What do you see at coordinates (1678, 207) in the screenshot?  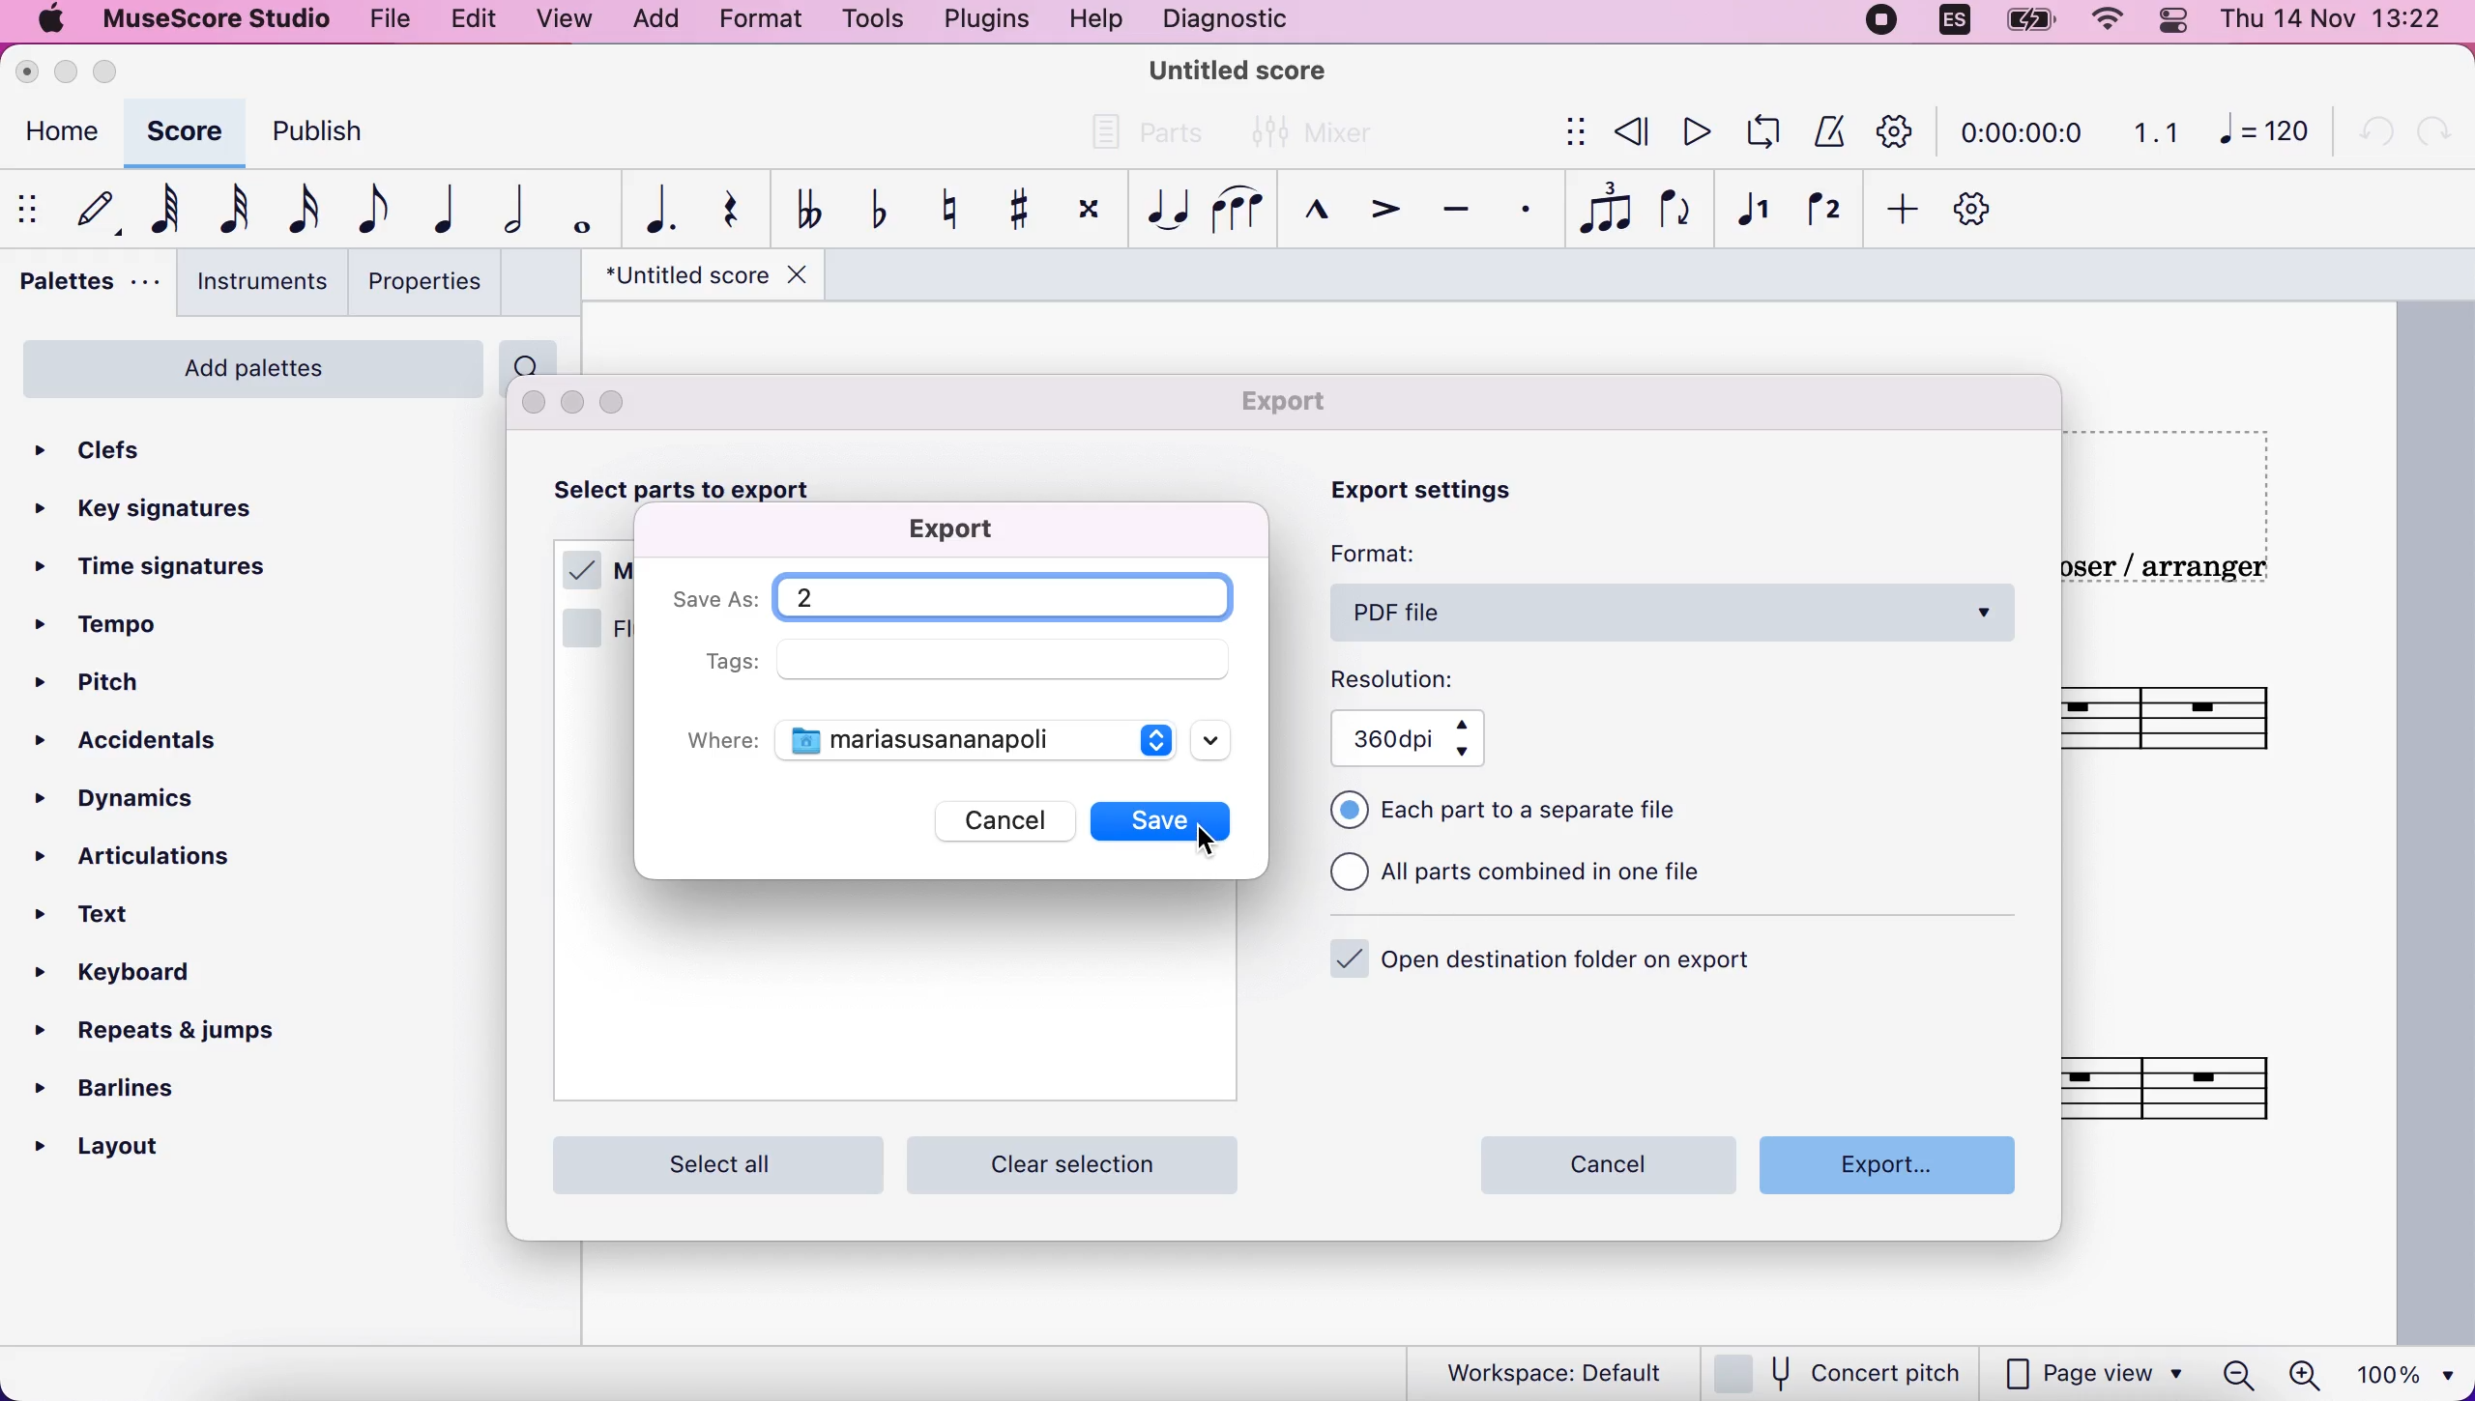 I see `flip direction` at bounding box center [1678, 207].